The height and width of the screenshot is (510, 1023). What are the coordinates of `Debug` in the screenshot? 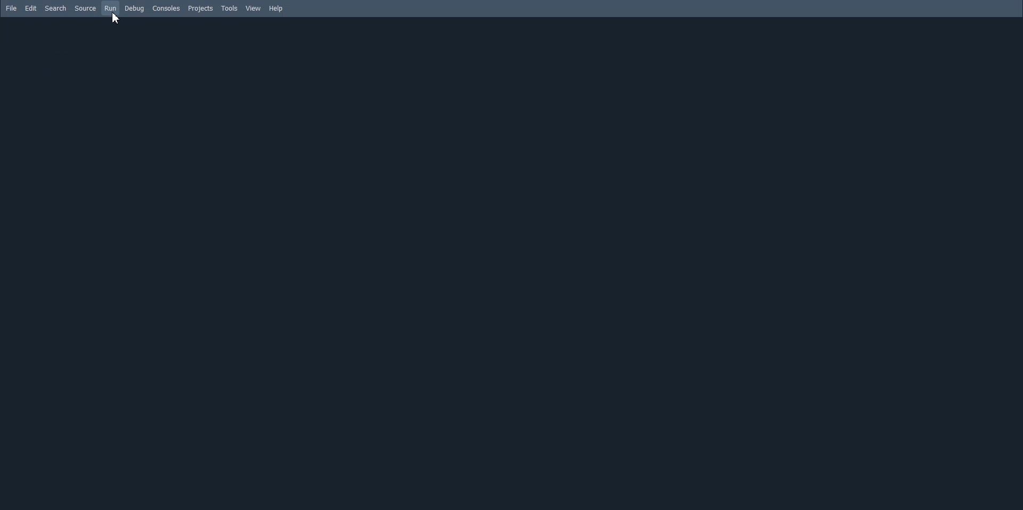 It's located at (134, 8).